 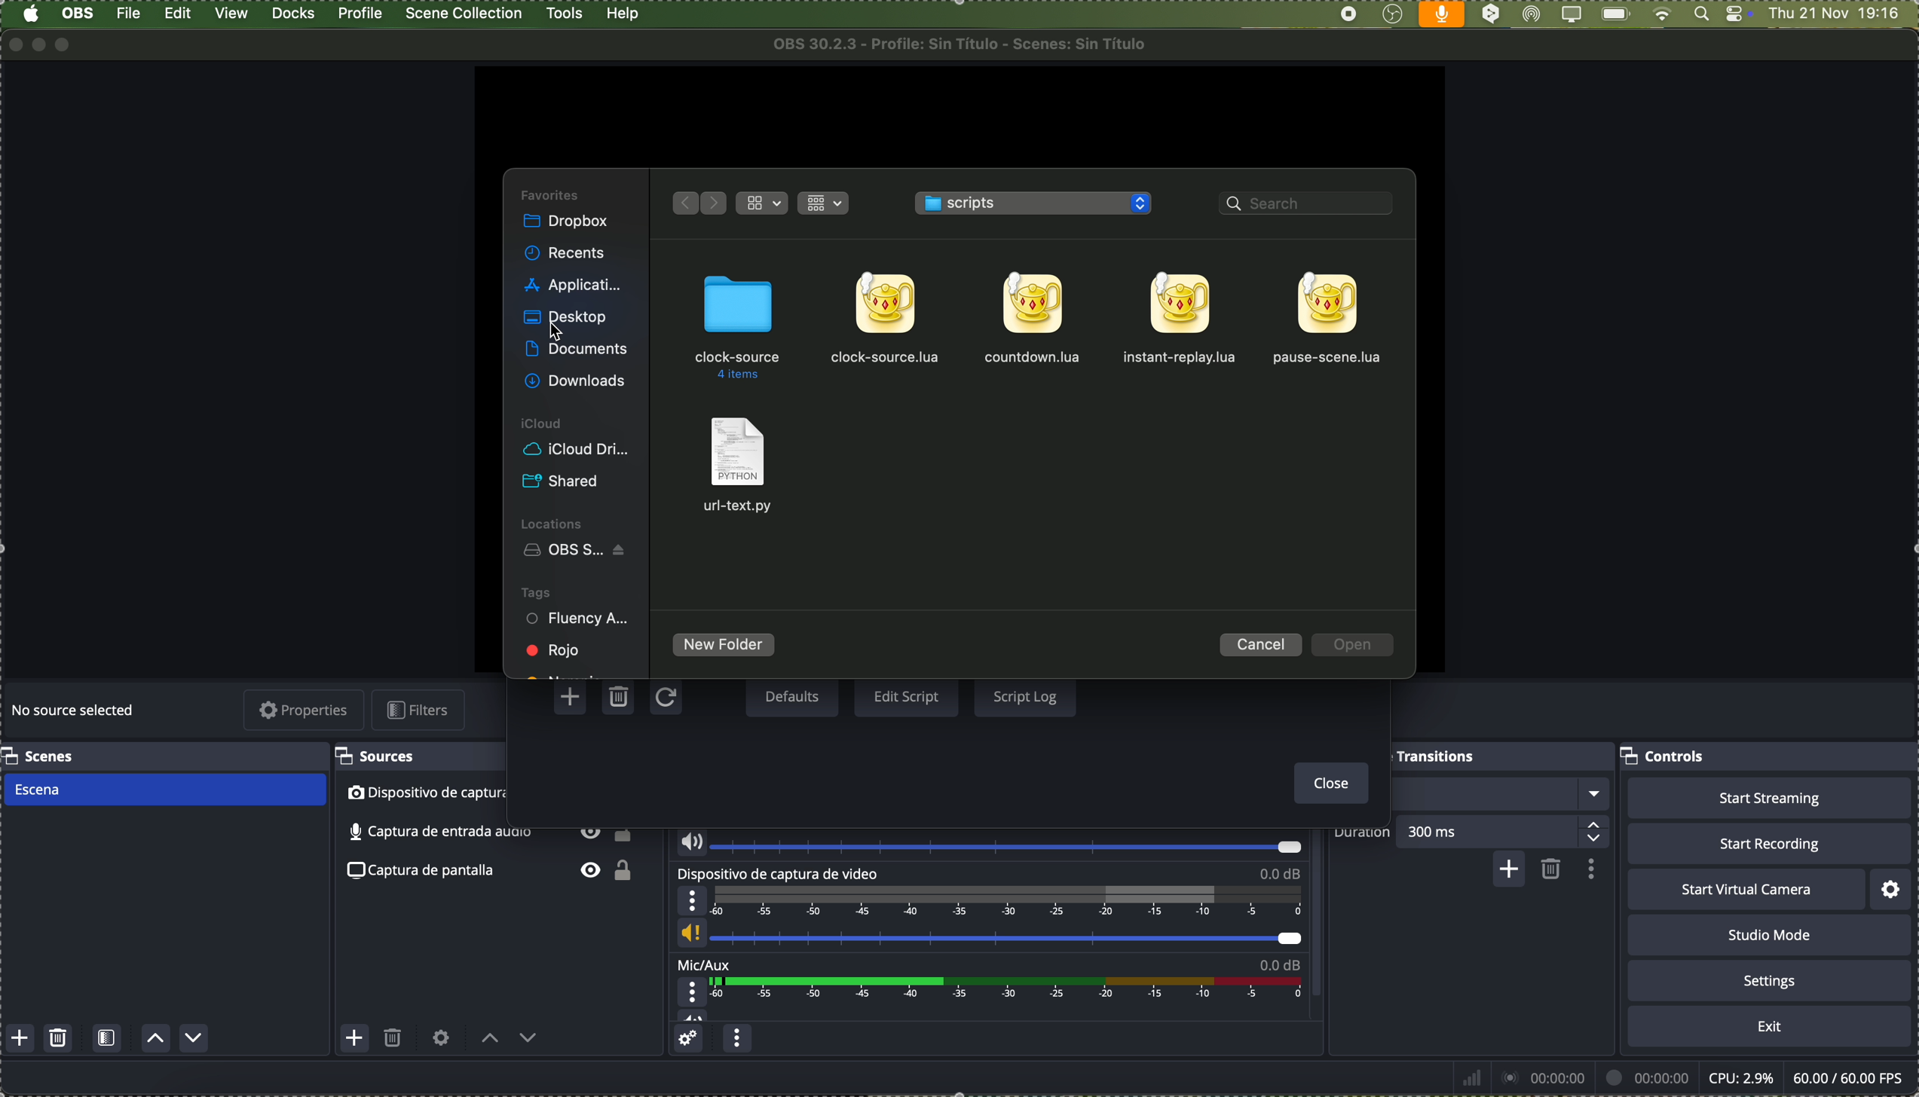 I want to click on move scene up, so click(x=157, y=1040).